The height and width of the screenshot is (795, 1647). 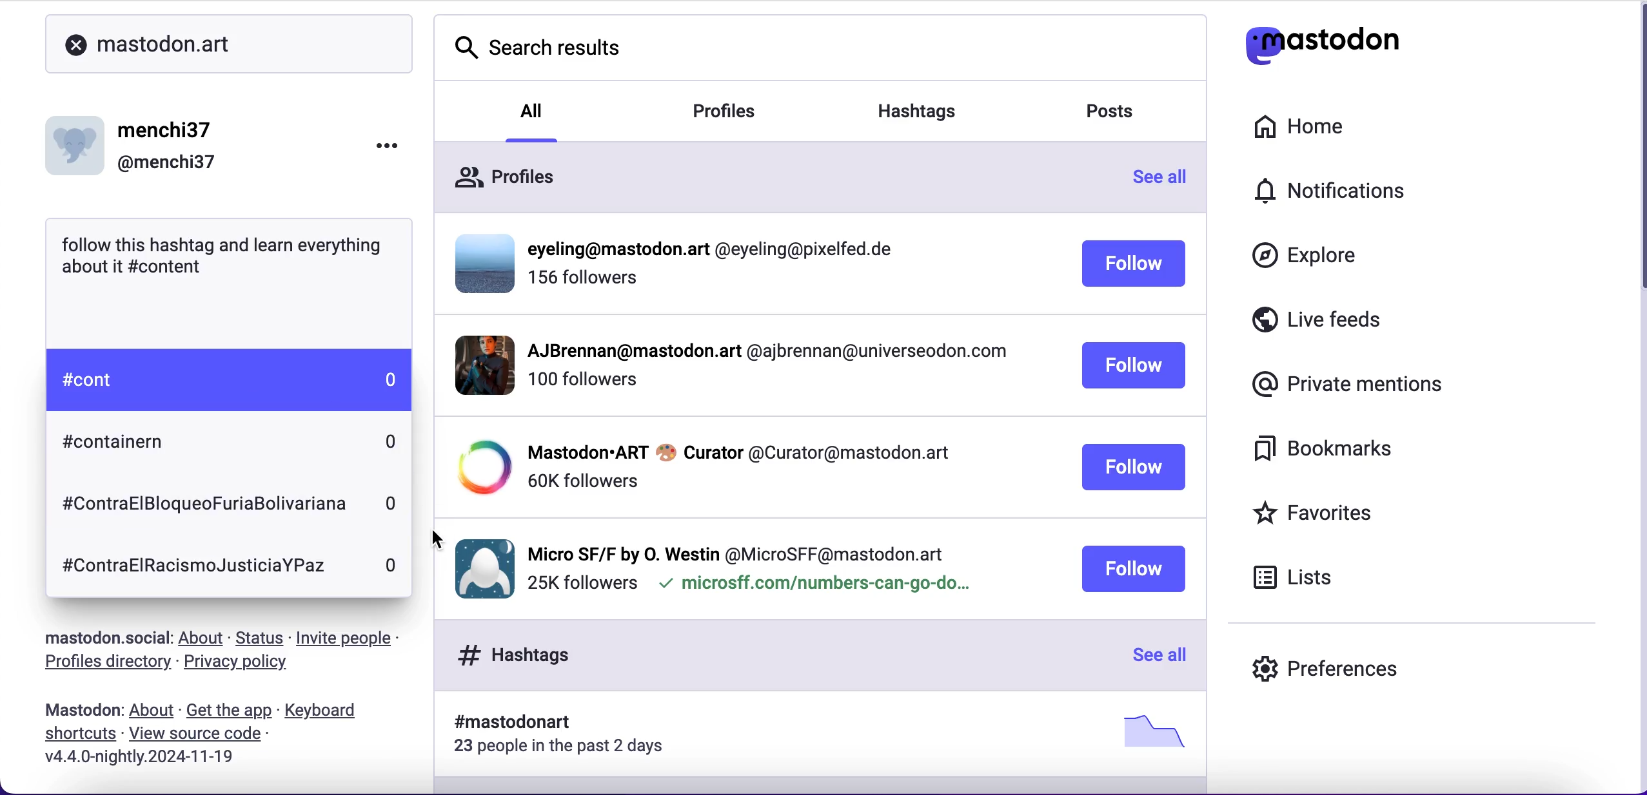 I want to click on shortcuts, so click(x=76, y=736).